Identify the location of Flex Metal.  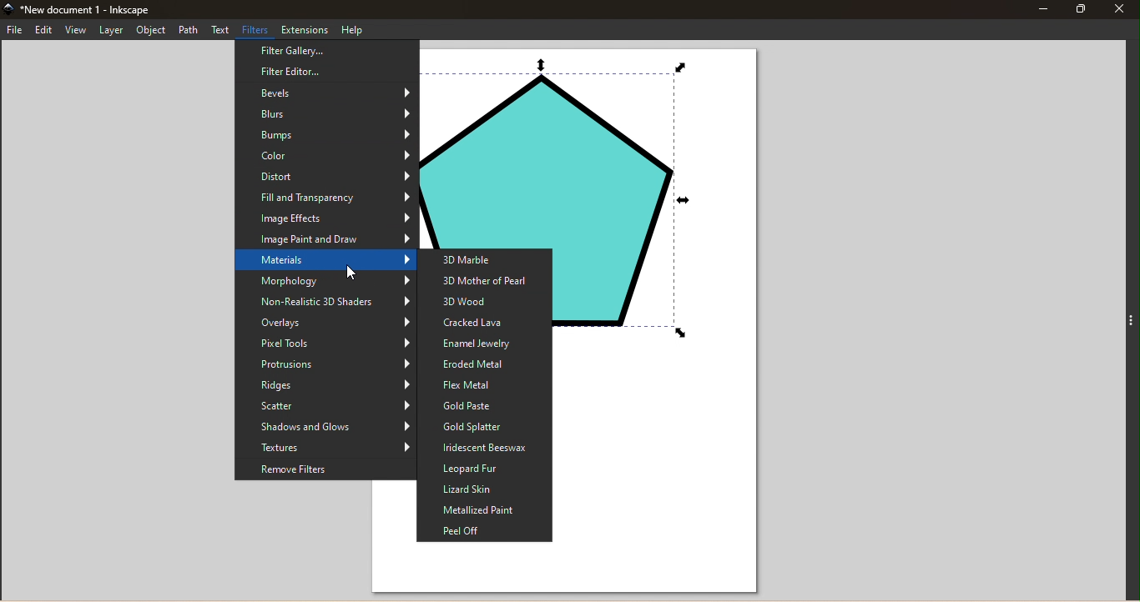
(485, 384).